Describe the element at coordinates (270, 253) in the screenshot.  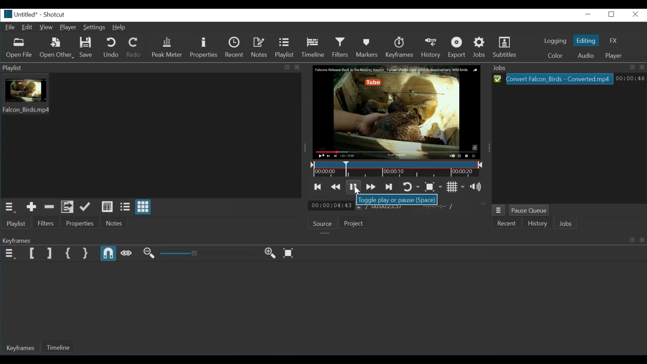
I see `Zoom in` at that location.